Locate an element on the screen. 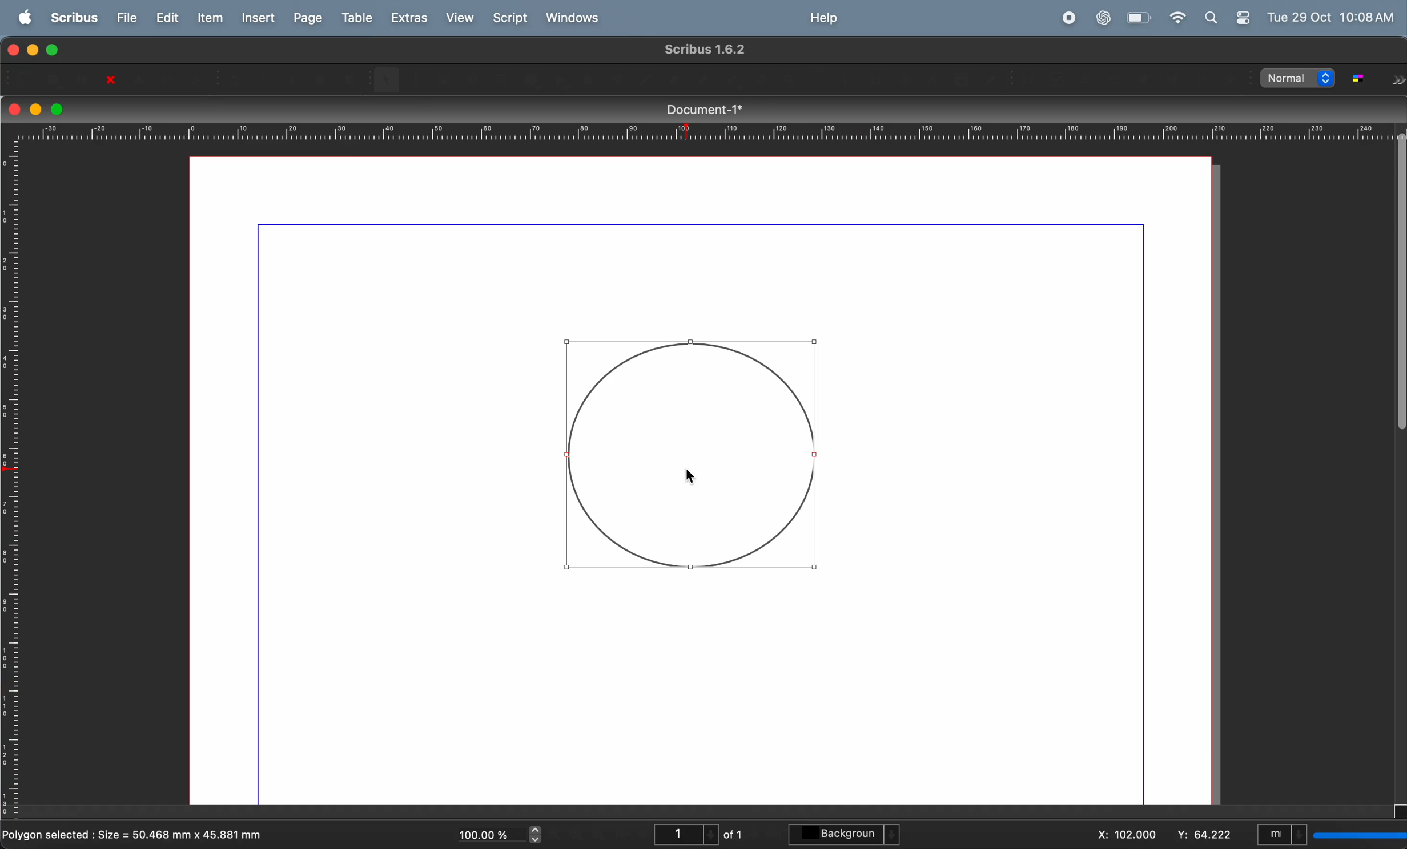 The image size is (1407, 849). x co ordinate is located at coordinates (1124, 833).